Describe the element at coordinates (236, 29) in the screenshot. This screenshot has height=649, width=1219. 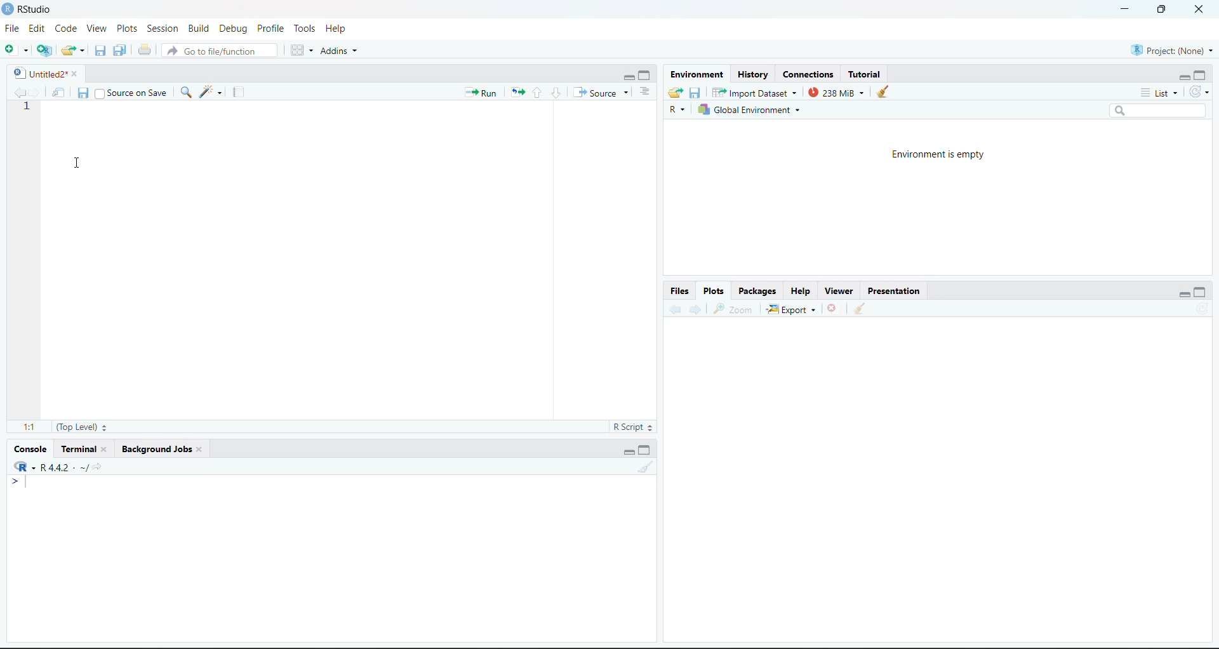
I see `Debug` at that location.